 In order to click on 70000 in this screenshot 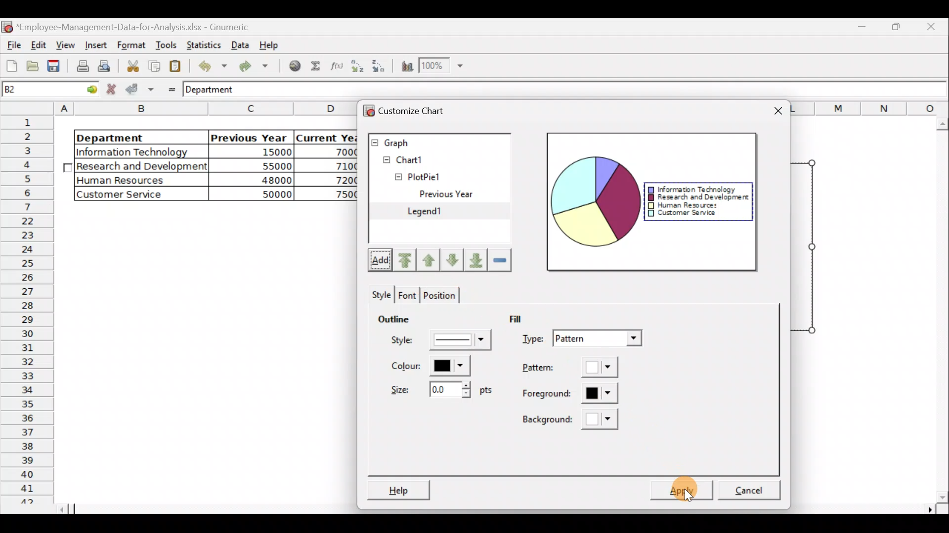, I will do `click(338, 152)`.